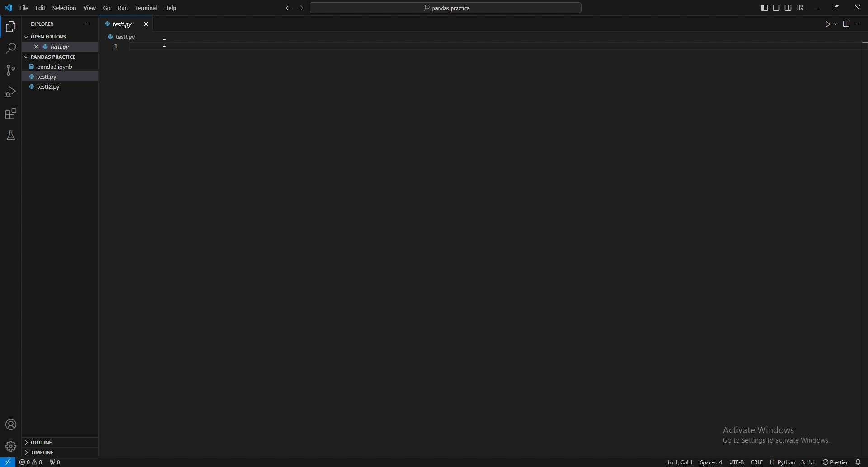 This screenshot has width=868, height=467. What do you see at coordinates (42, 77) in the screenshot?
I see `testt.py` at bounding box center [42, 77].